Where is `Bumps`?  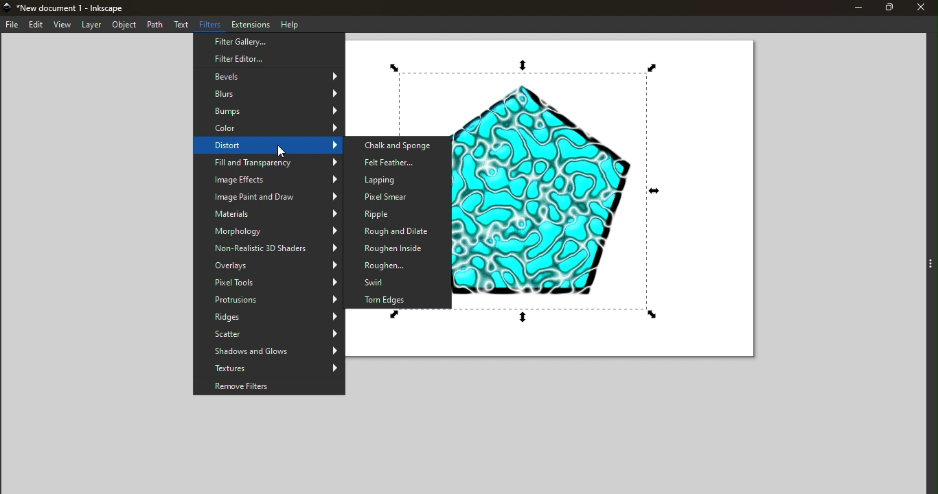
Bumps is located at coordinates (268, 110).